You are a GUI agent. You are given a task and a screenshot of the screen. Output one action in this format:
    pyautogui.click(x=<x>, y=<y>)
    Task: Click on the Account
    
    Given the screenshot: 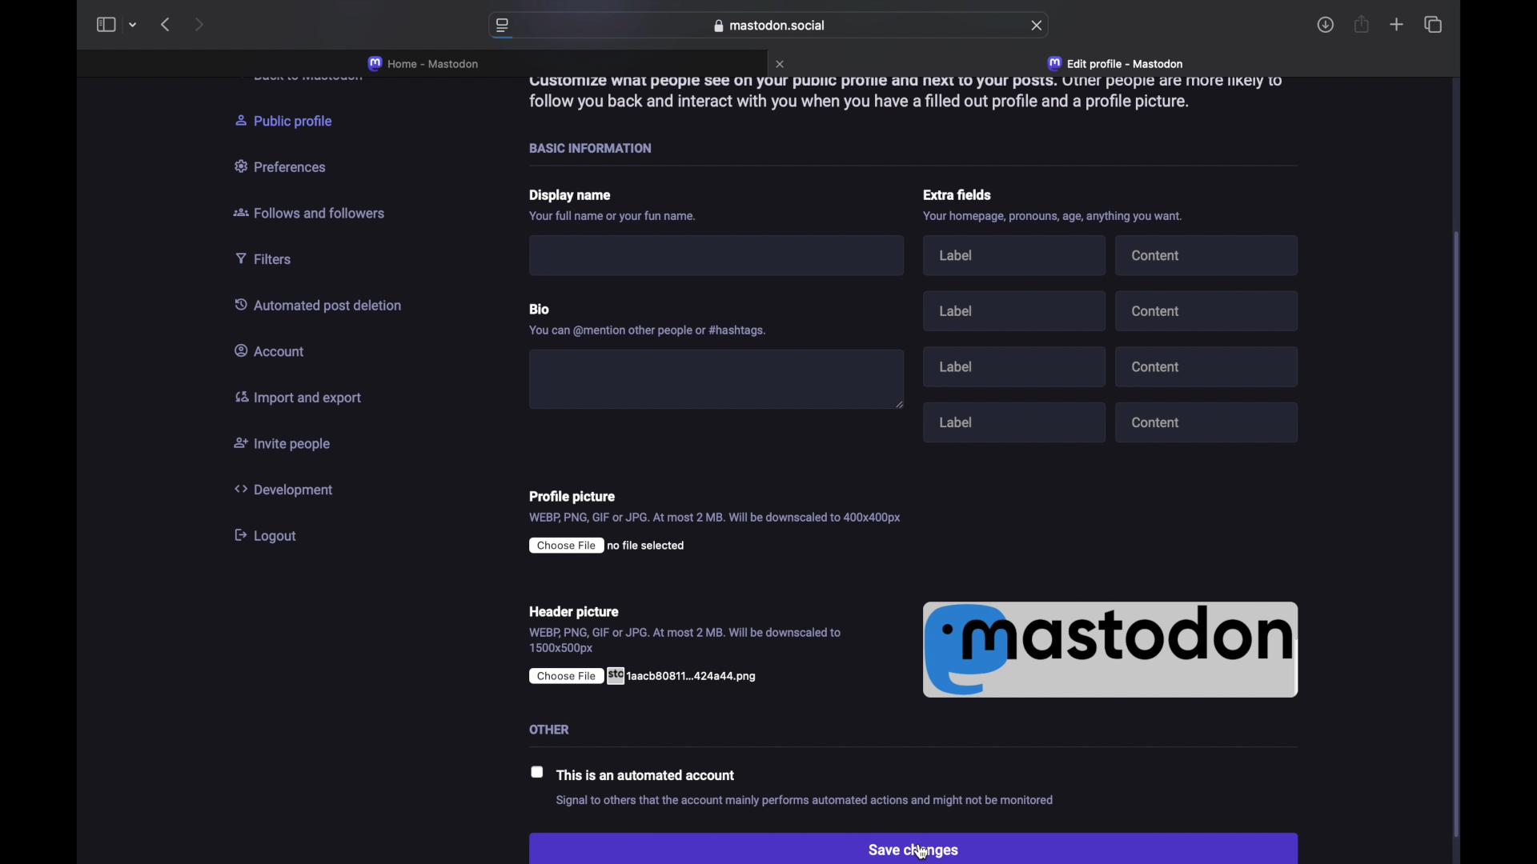 What is the action you would take?
    pyautogui.click(x=272, y=350)
    